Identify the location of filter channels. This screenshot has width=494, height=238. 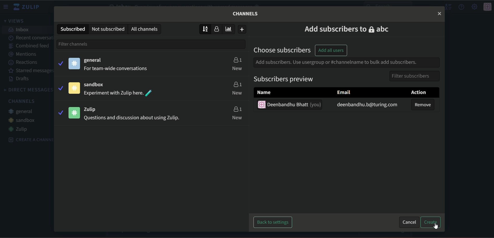
(84, 44).